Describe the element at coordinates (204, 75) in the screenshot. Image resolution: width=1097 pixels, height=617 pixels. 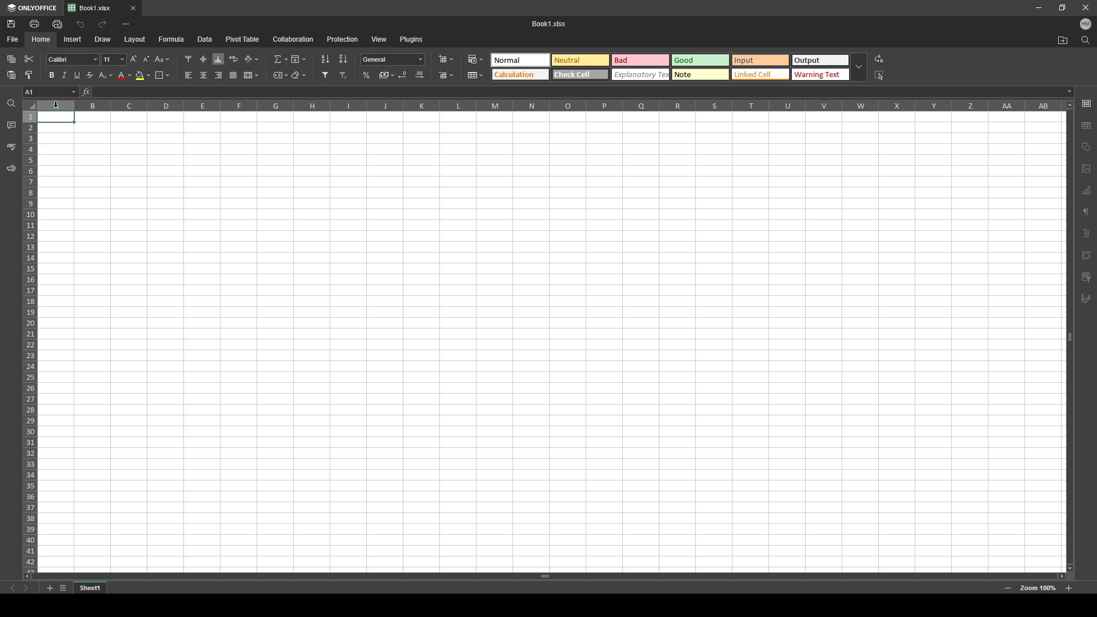
I see `align center` at that location.